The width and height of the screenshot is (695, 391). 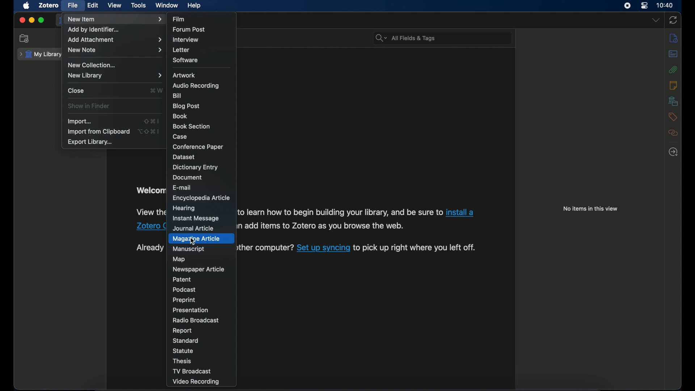 What do you see at coordinates (674, 151) in the screenshot?
I see `locate` at bounding box center [674, 151].